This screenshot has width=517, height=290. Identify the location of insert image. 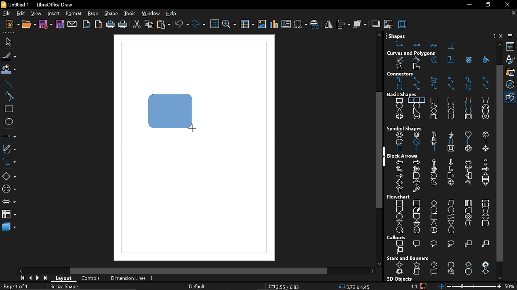
(262, 25).